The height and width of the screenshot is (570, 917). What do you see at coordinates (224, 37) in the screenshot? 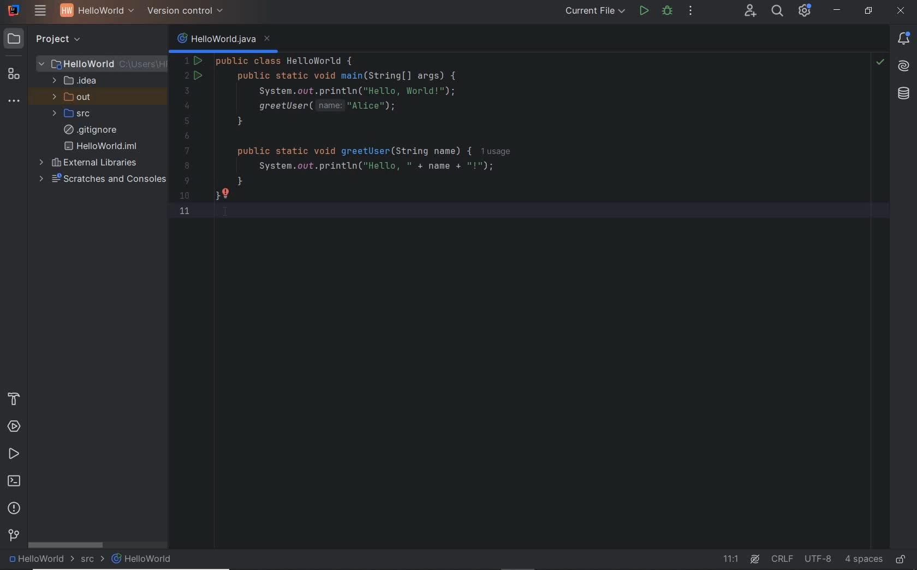
I see `HelloWorld.java(java class name)` at bounding box center [224, 37].